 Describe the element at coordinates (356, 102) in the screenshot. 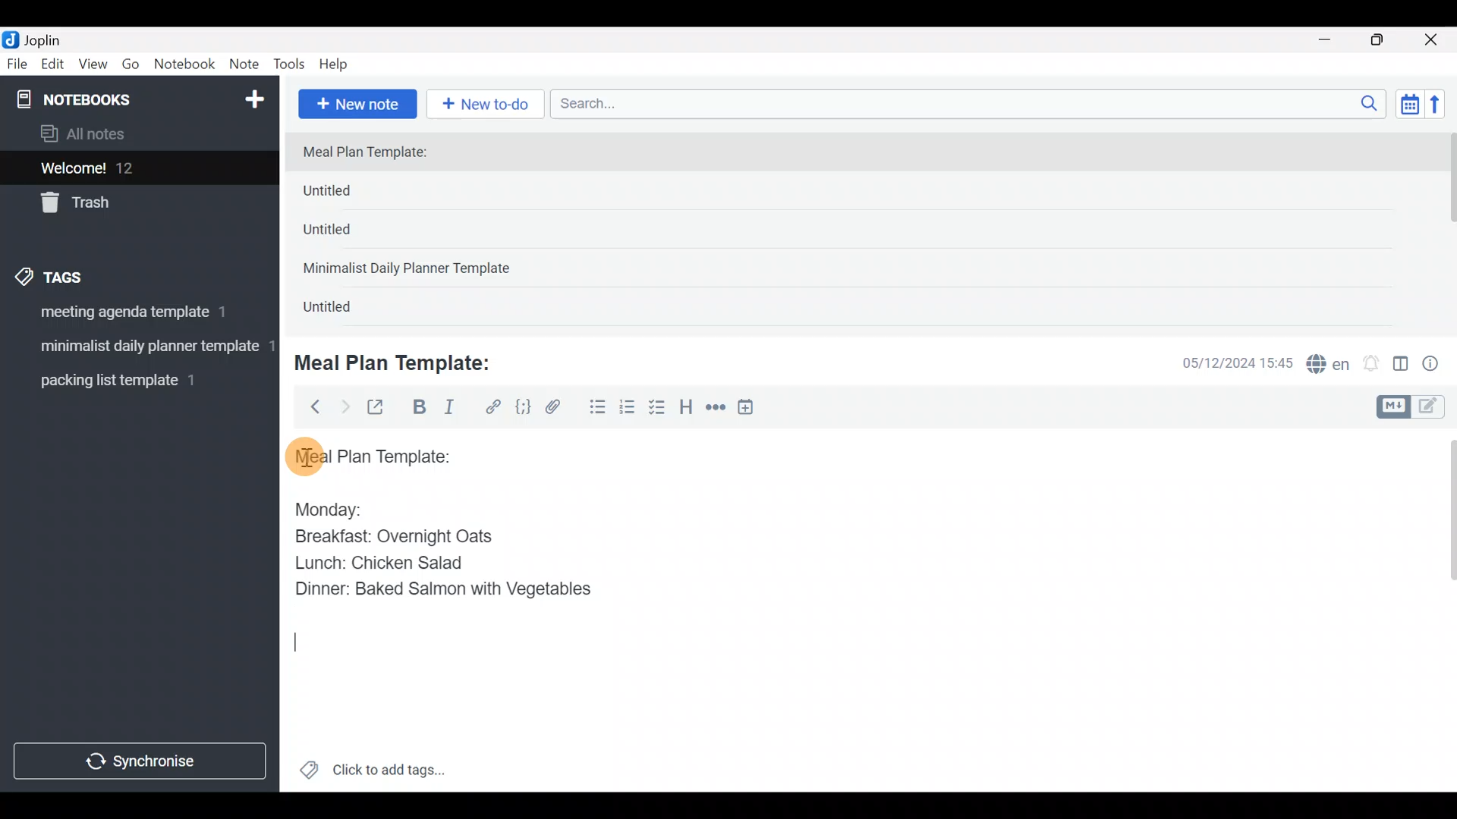

I see `New note` at that location.